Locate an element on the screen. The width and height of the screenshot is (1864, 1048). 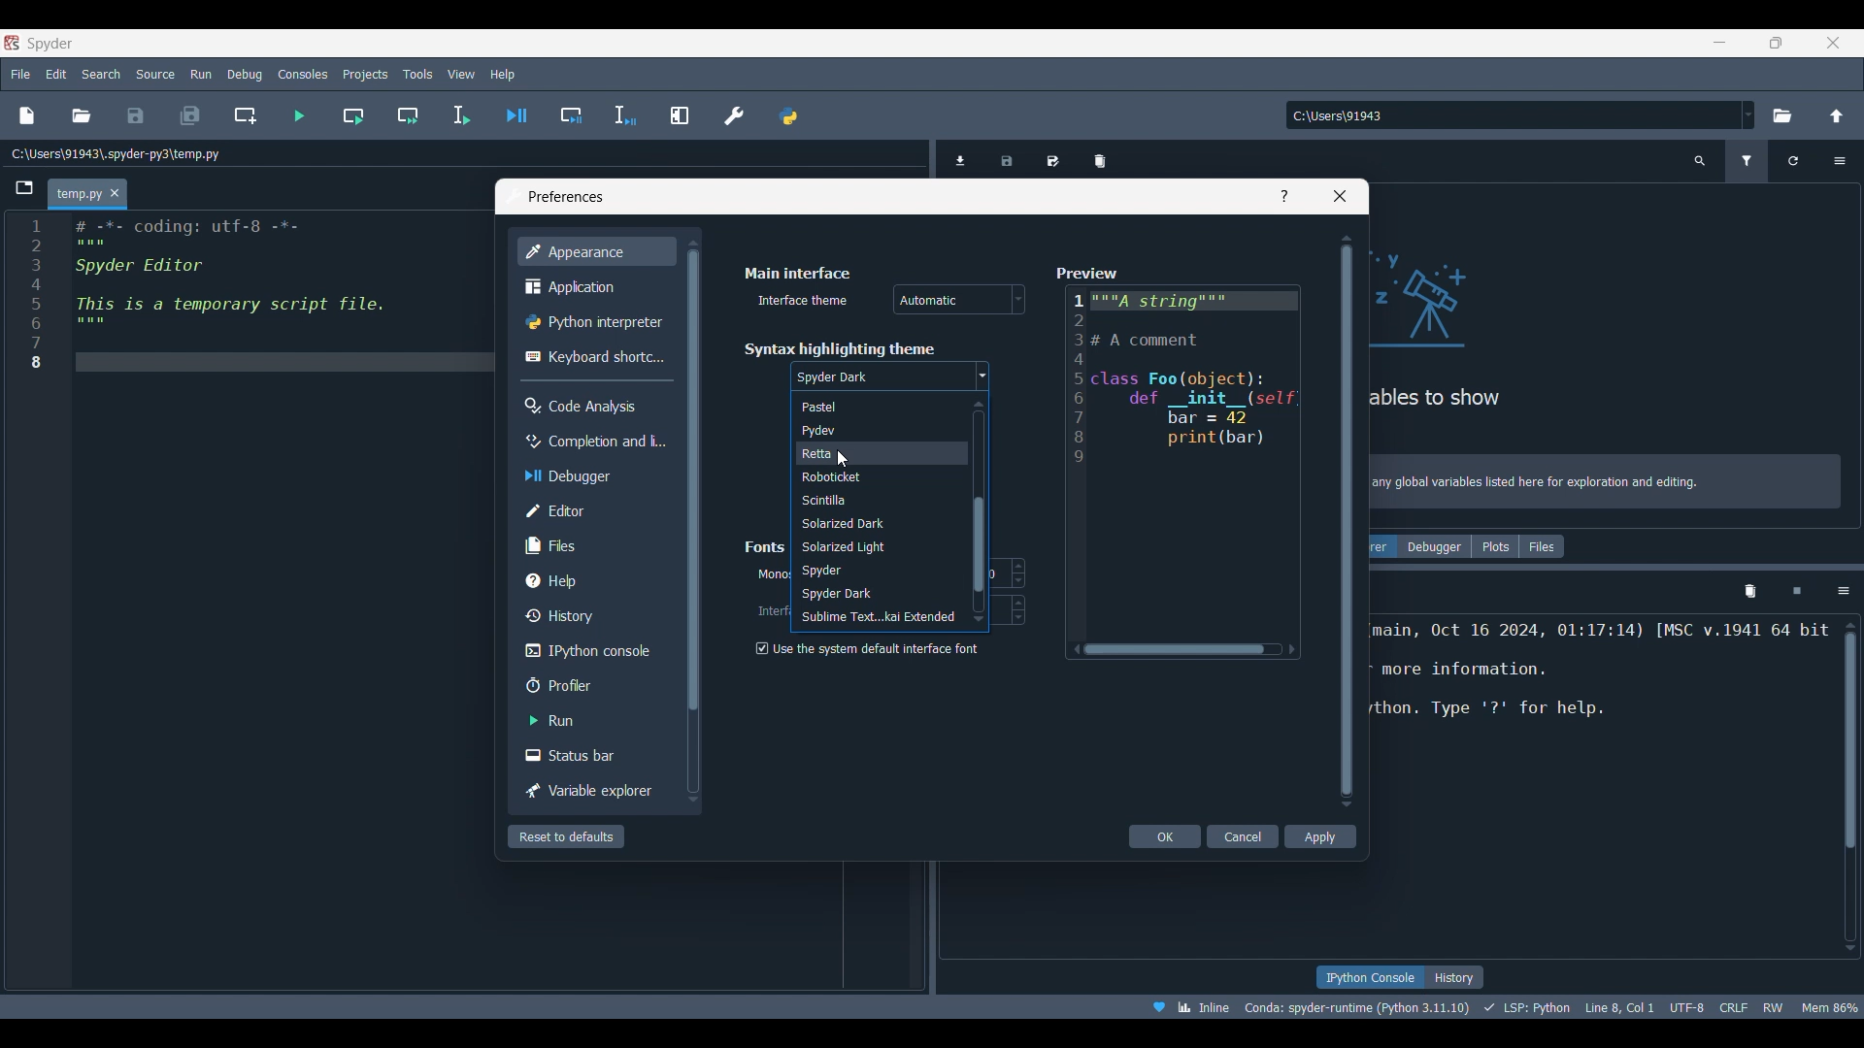
History is located at coordinates (1454, 977).